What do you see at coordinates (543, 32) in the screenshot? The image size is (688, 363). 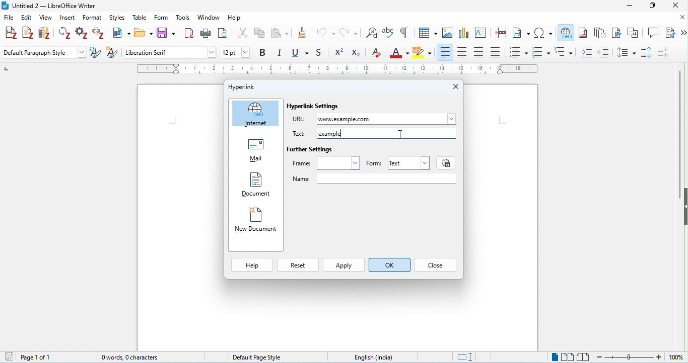 I see `insert special characters` at bounding box center [543, 32].